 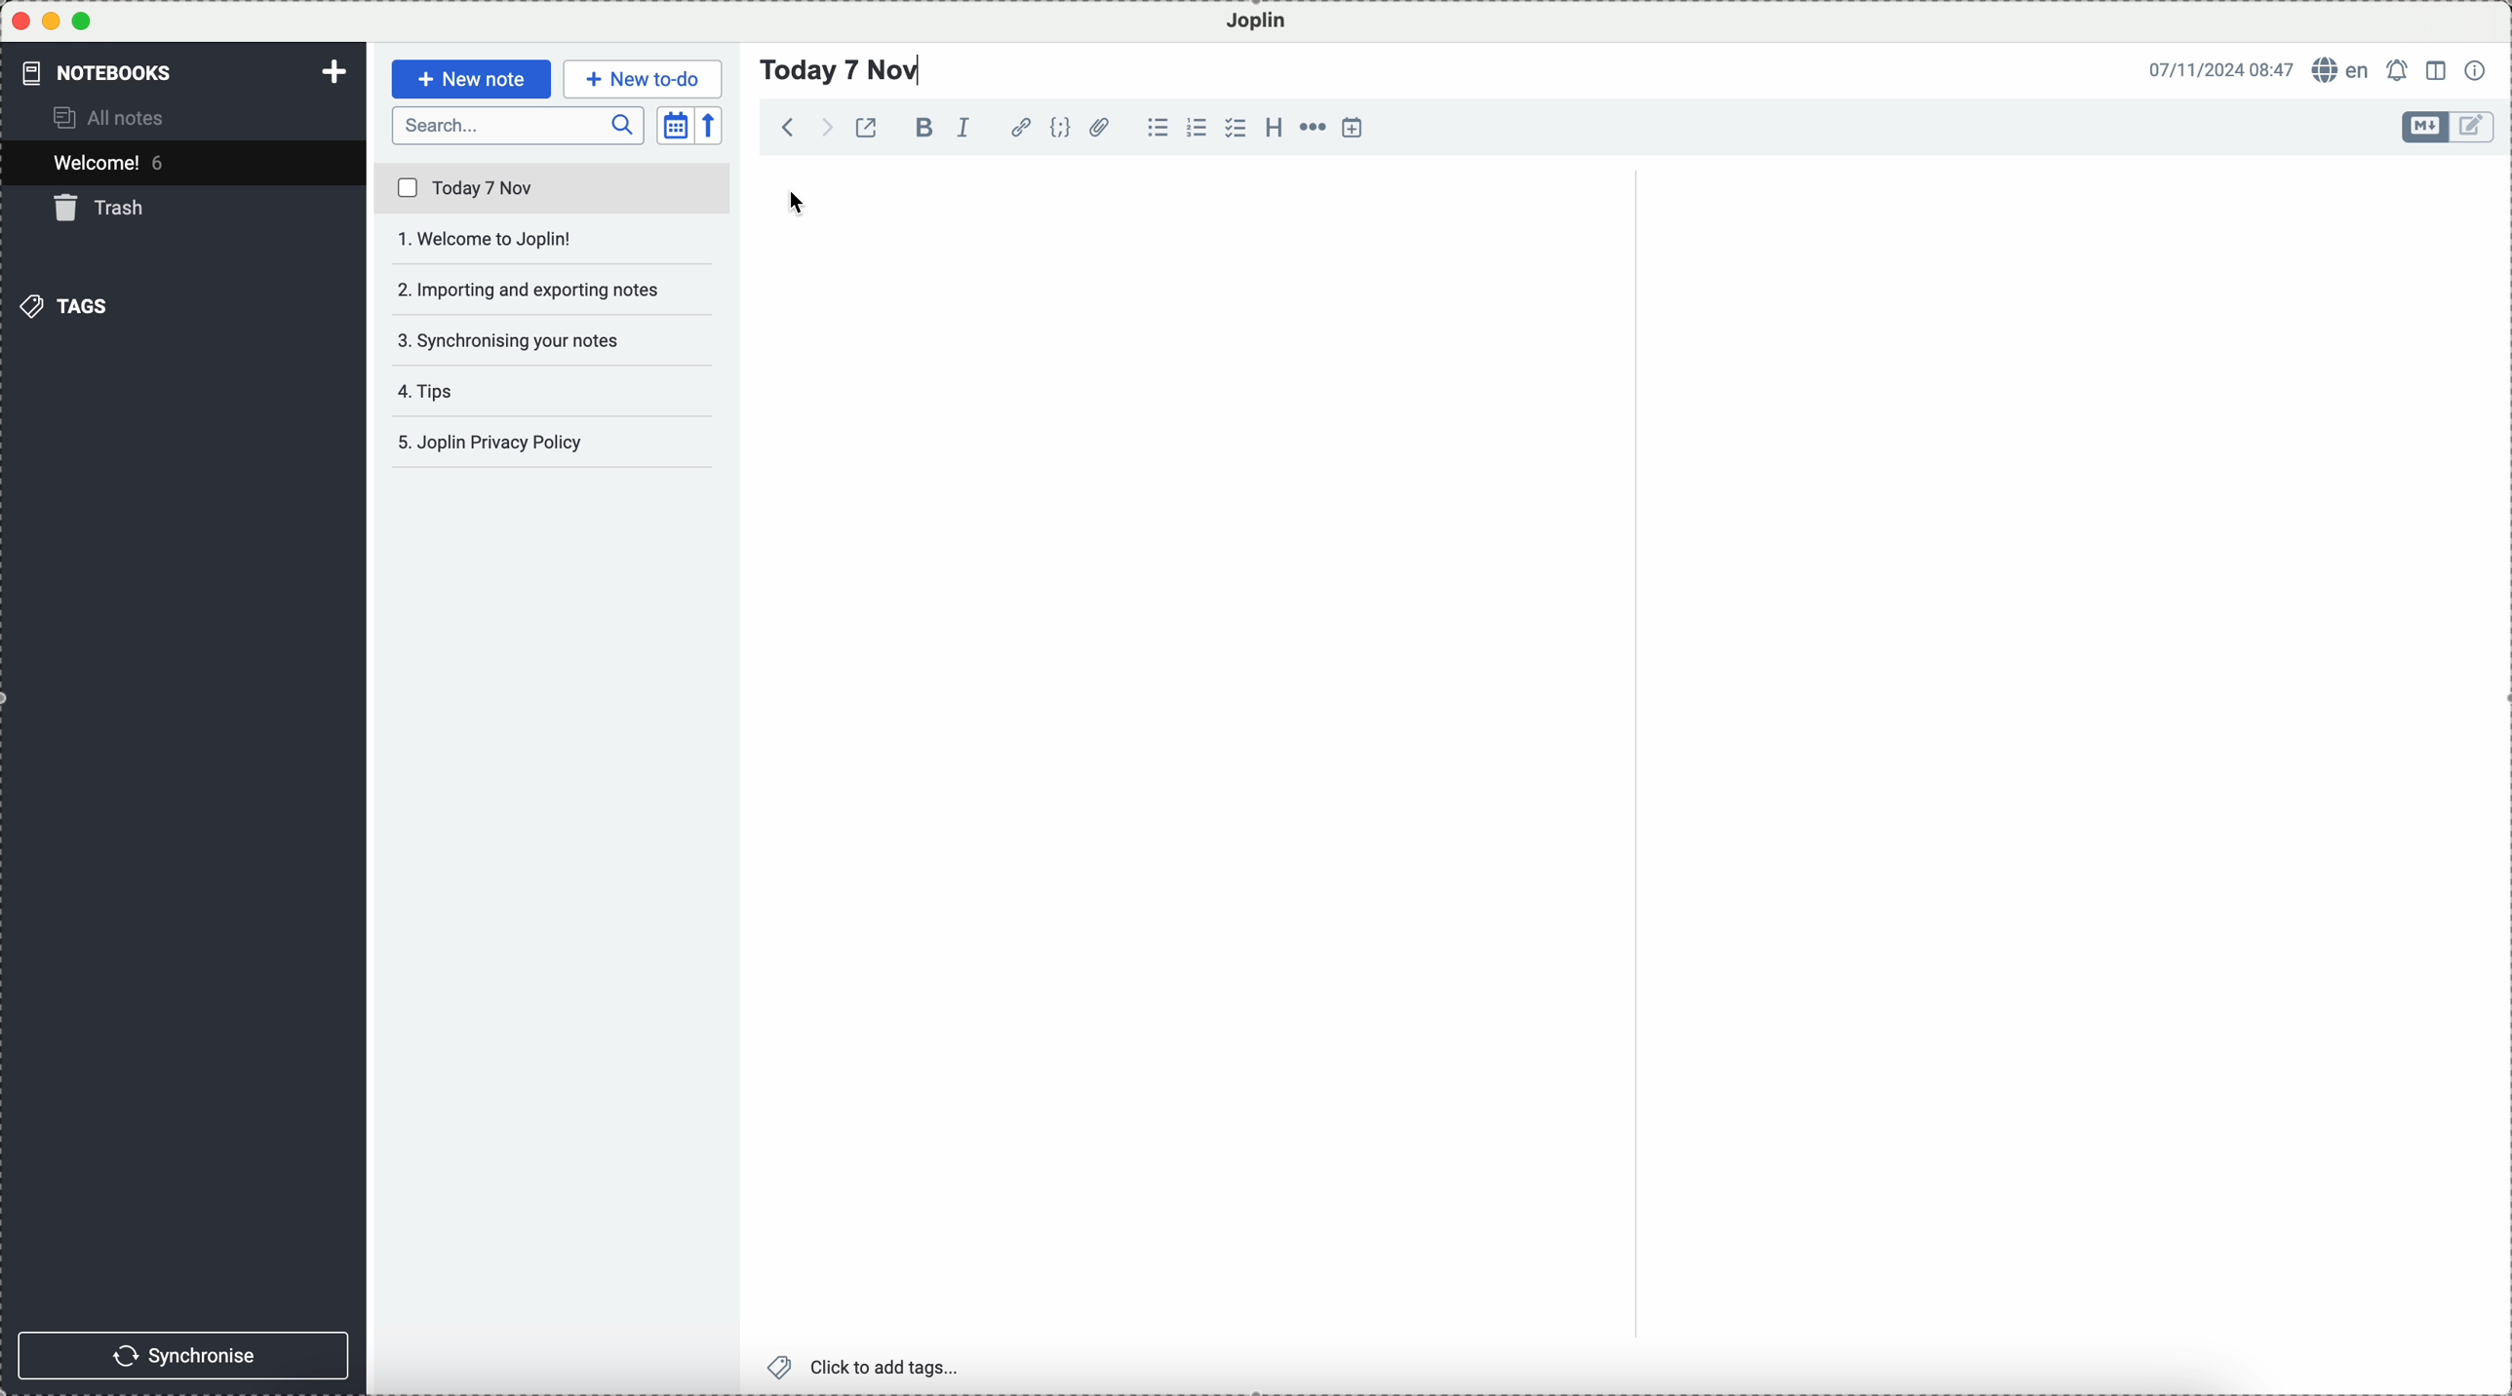 What do you see at coordinates (2342, 68) in the screenshot?
I see `language` at bounding box center [2342, 68].